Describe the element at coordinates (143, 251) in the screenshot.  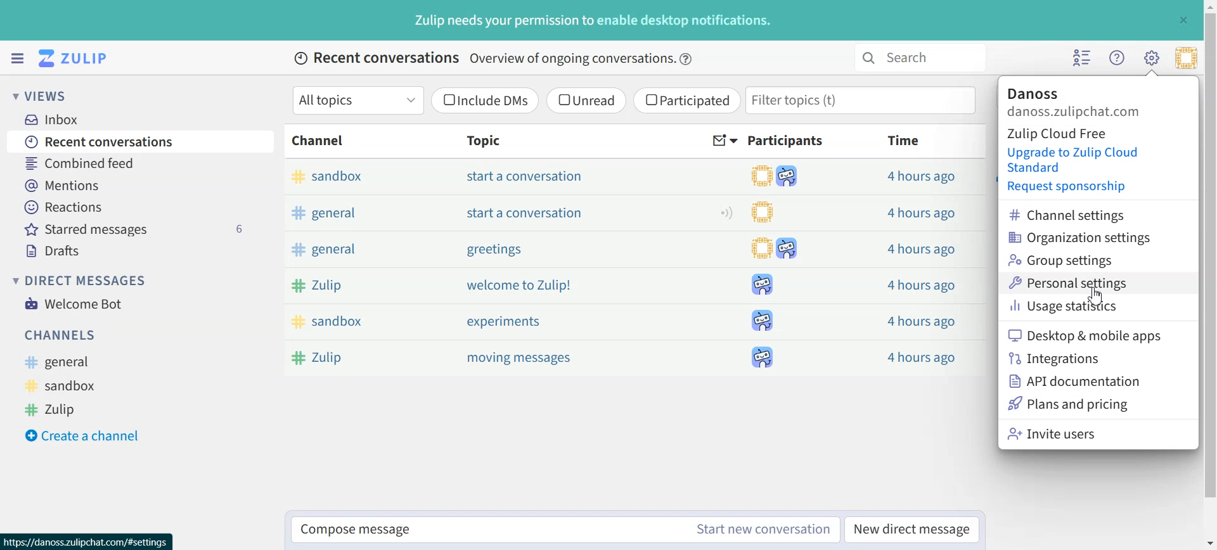
I see `Drafts` at that location.